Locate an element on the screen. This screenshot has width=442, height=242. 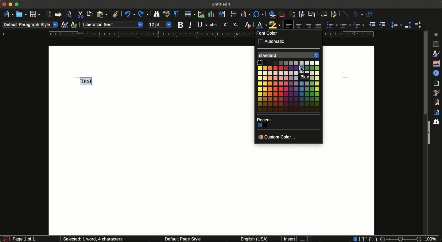
Insert is located at coordinates (290, 239).